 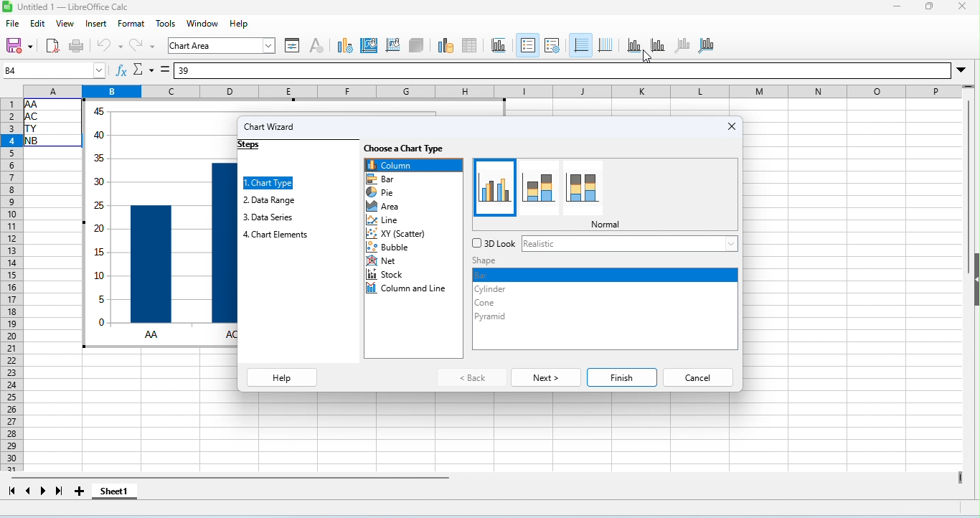 What do you see at coordinates (966, 189) in the screenshot?
I see `vertical scroll bar` at bounding box center [966, 189].